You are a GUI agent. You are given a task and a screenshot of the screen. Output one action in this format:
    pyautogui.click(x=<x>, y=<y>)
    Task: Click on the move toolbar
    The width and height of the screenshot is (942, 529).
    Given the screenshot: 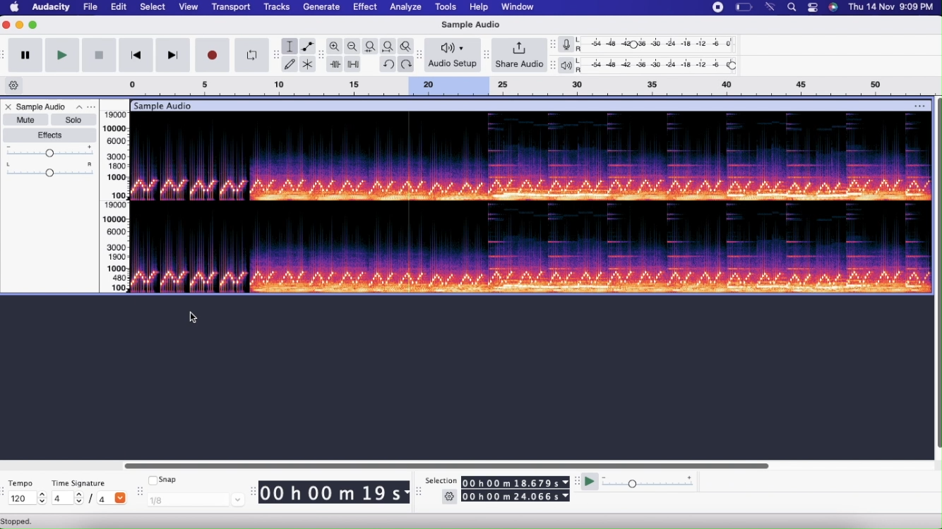 What is the action you would take?
    pyautogui.click(x=417, y=491)
    